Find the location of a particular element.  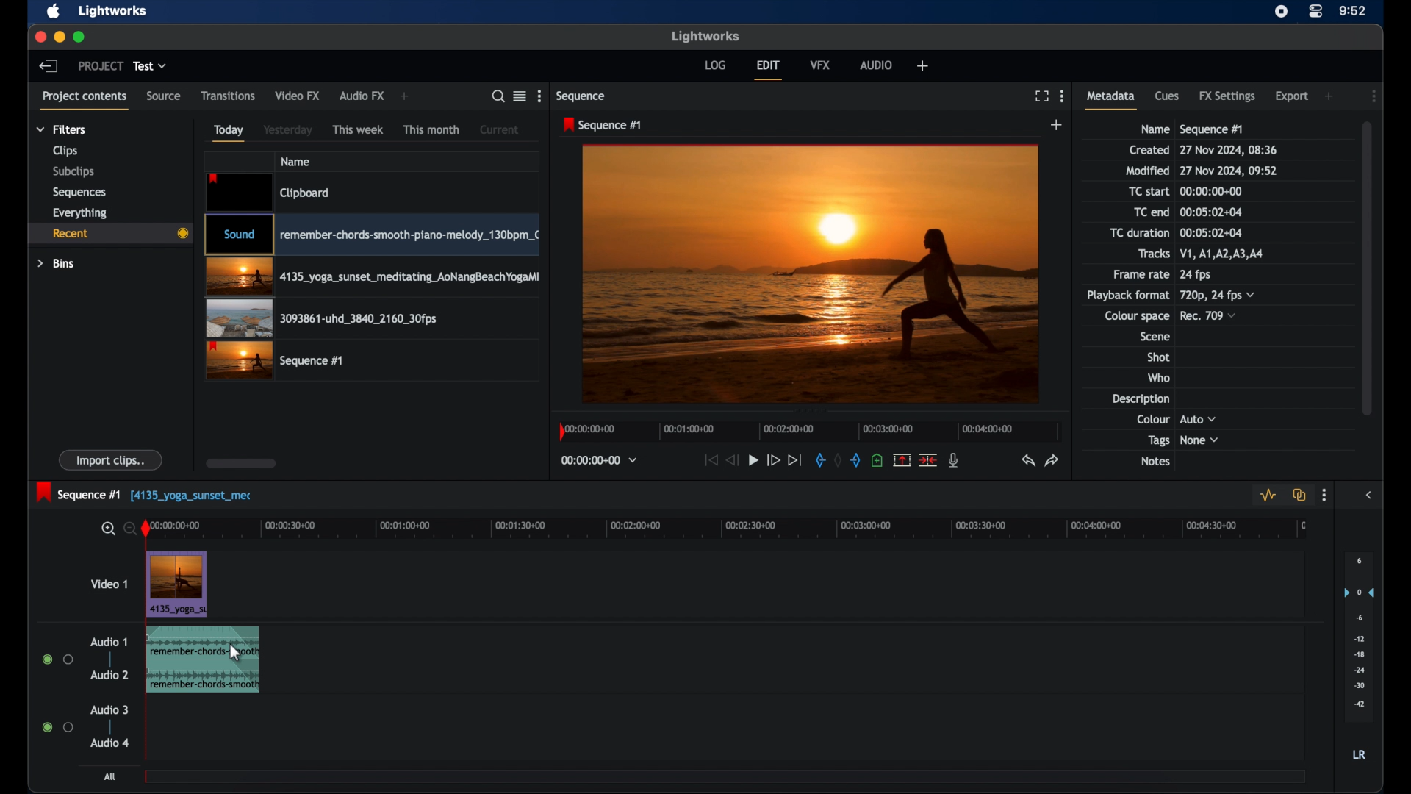

test is located at coordinates (150, 65).